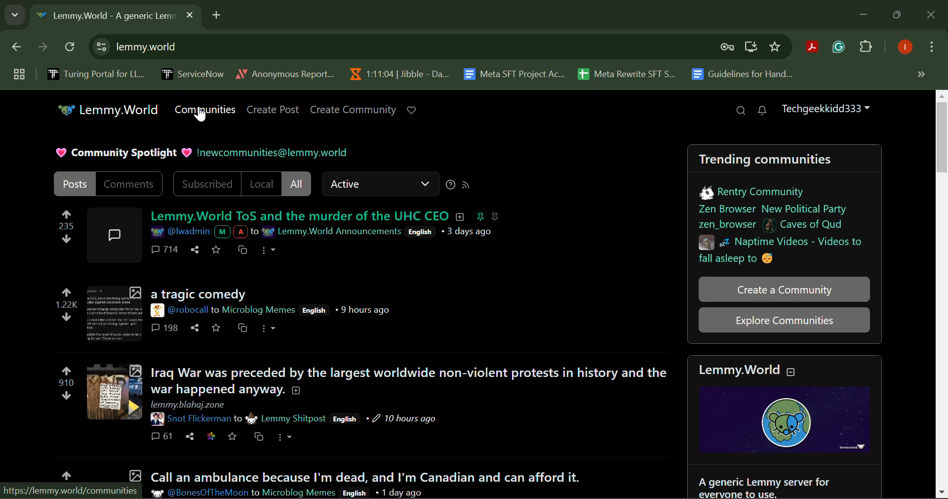 This screenshot has width=948, height=499. I want to click on Snot Flickerman, so click(190, 419).